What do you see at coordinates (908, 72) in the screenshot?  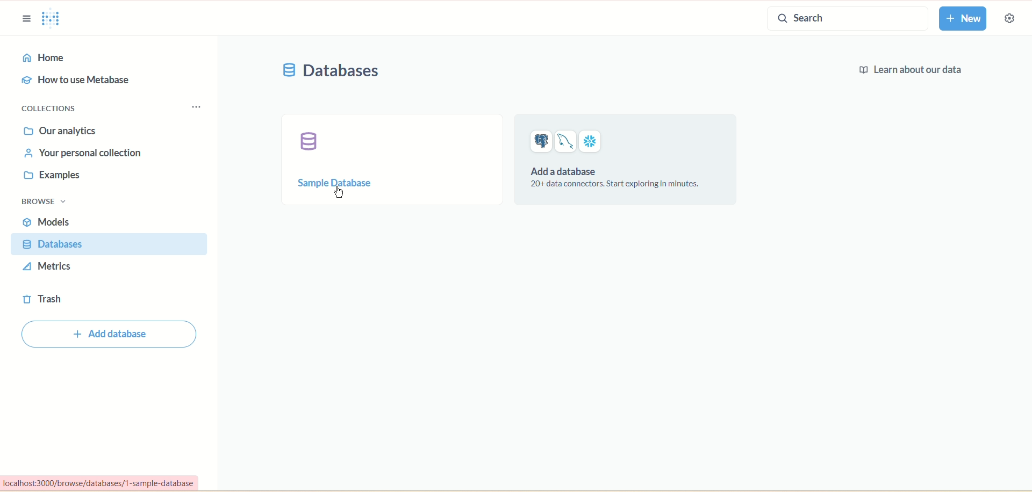 I see `learn about our data` at bounding box center [908, 72].